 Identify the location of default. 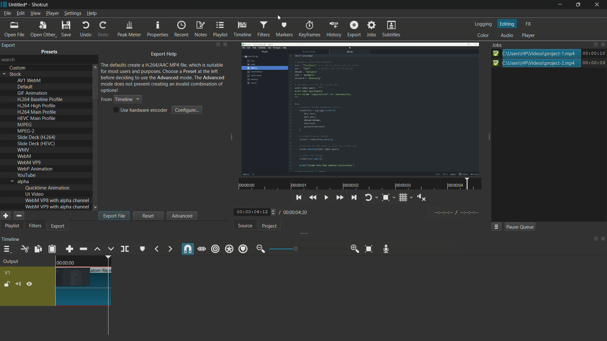
(26, 87).